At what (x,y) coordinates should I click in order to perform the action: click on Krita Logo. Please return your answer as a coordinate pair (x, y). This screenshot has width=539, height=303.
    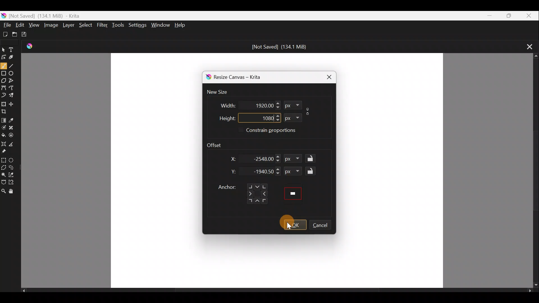
    Looking at the image, I should click on (32, 46).